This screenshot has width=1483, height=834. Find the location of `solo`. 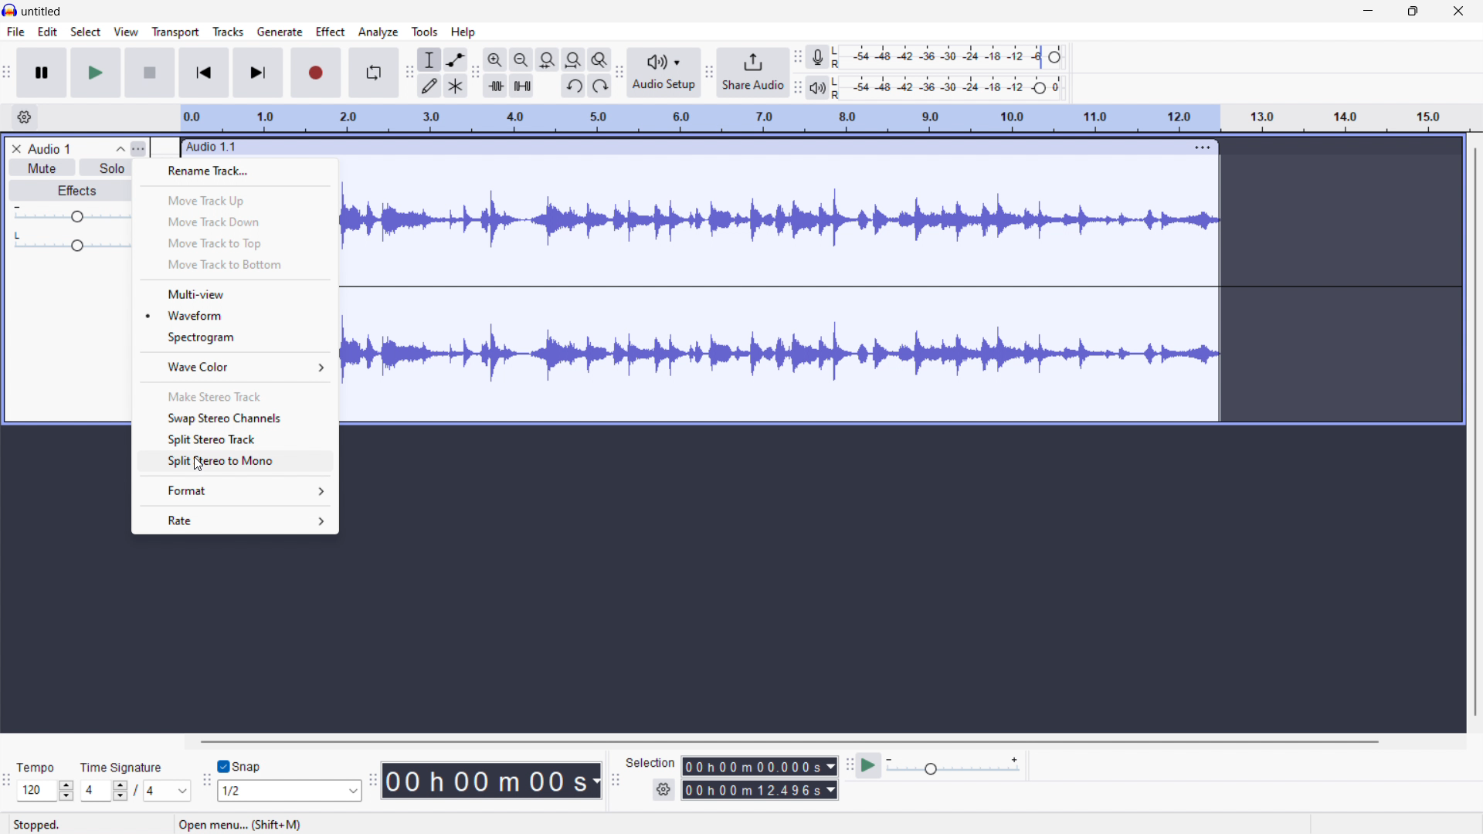

solo is located at coordinates (105, 165).